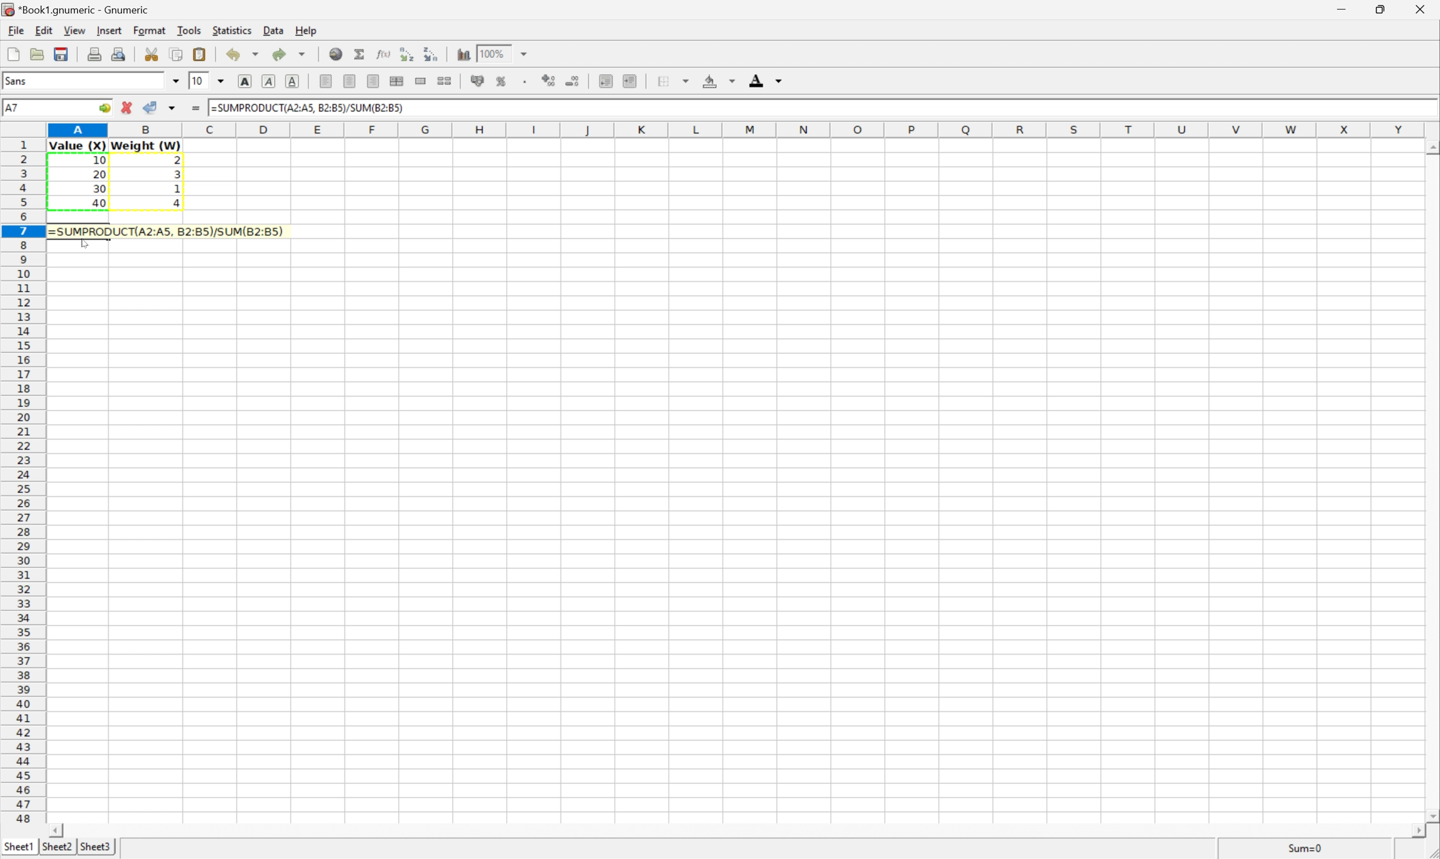 The width and height of the screenshot is (1440, 859). Describe the element at coordinates (76, 31) in the screenshot. I see `View` at that location.